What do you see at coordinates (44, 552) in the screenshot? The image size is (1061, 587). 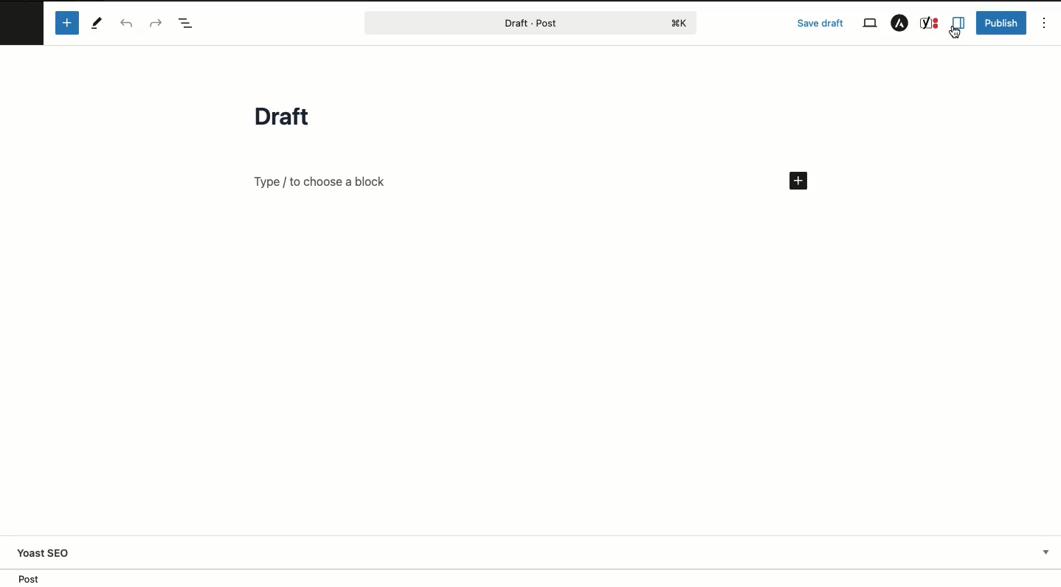 I see `Yoast SEO` at bounding box center [44, 552].